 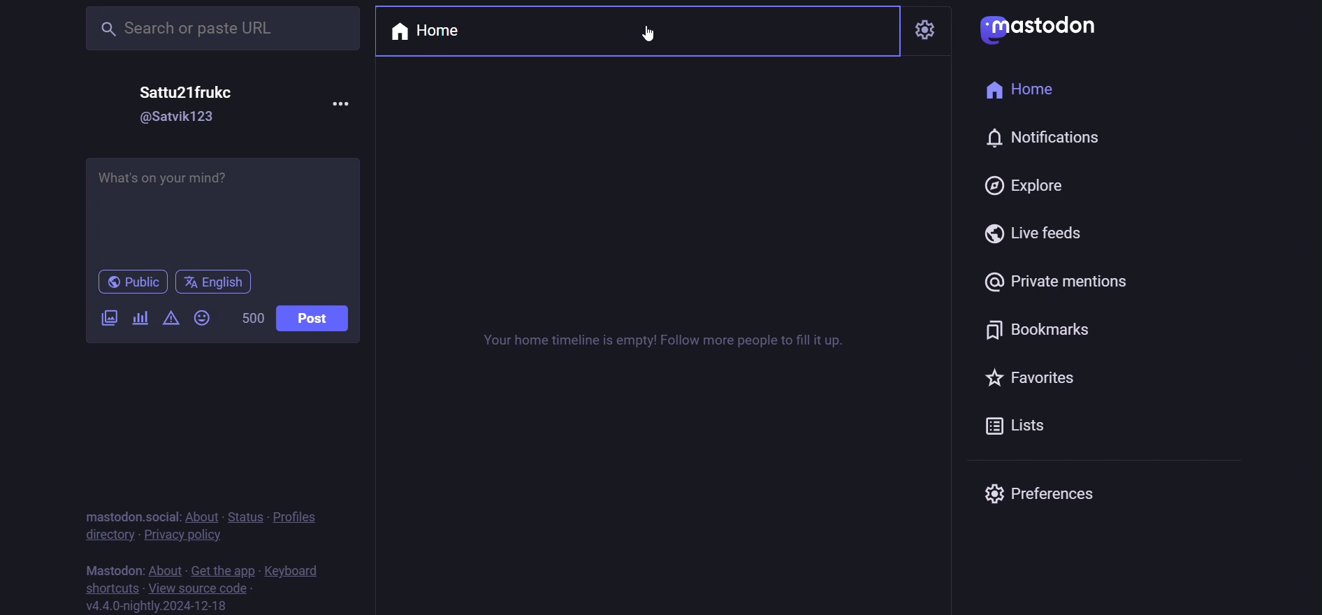 What do you see at coordinates (182, 118) in the screenshot?
I see `id` at bounding box center [182, 118].